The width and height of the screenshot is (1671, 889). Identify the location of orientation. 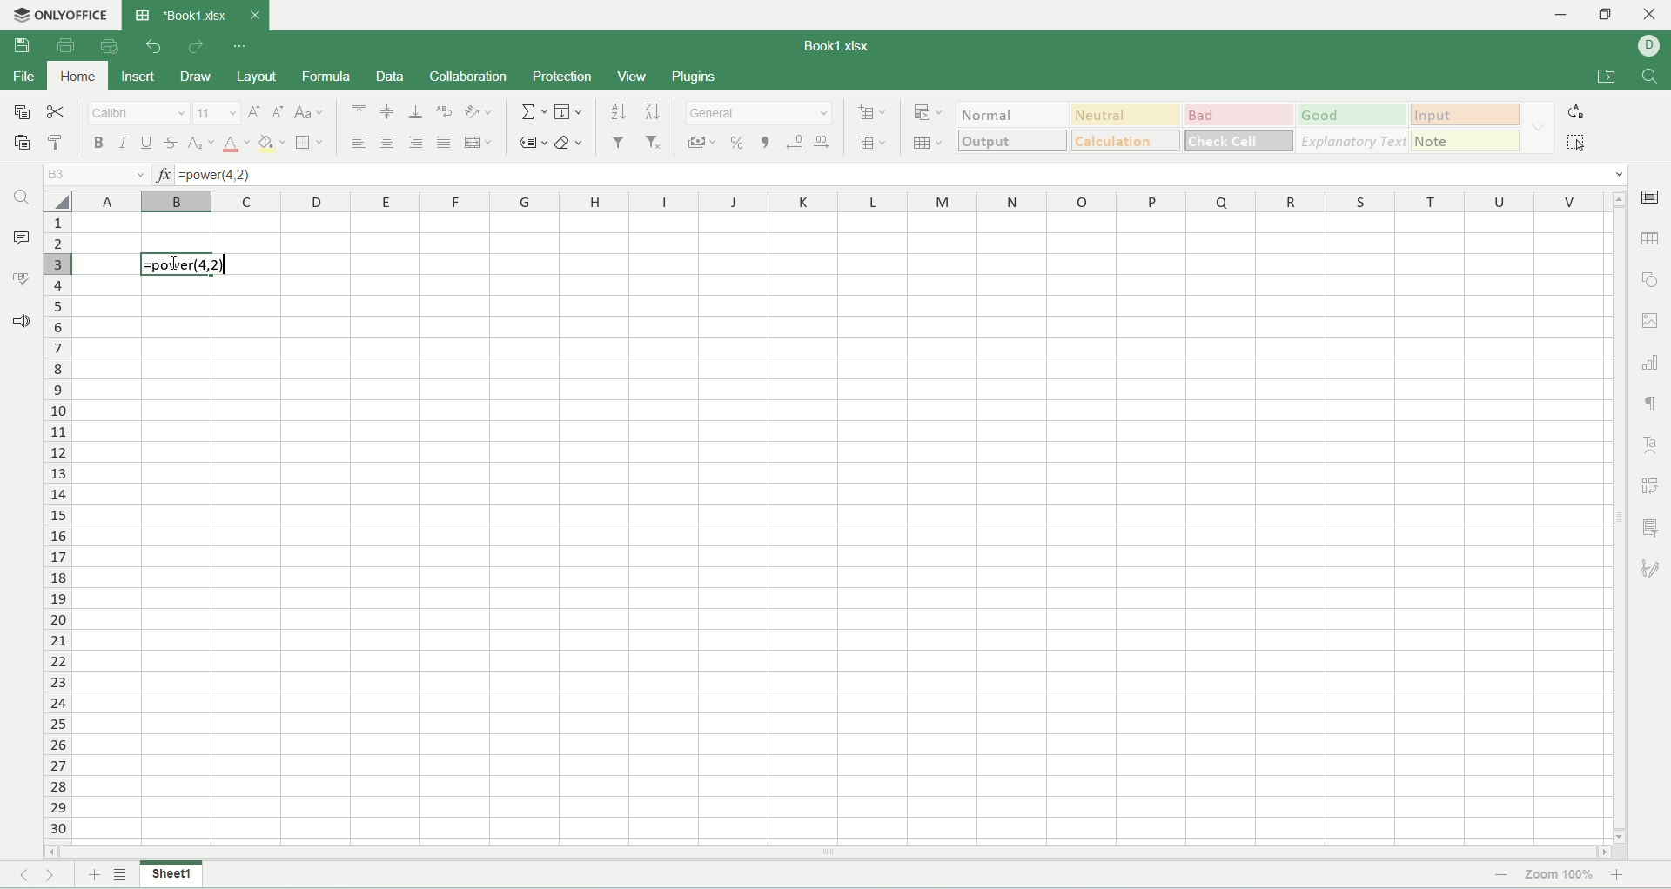
(479, 111).